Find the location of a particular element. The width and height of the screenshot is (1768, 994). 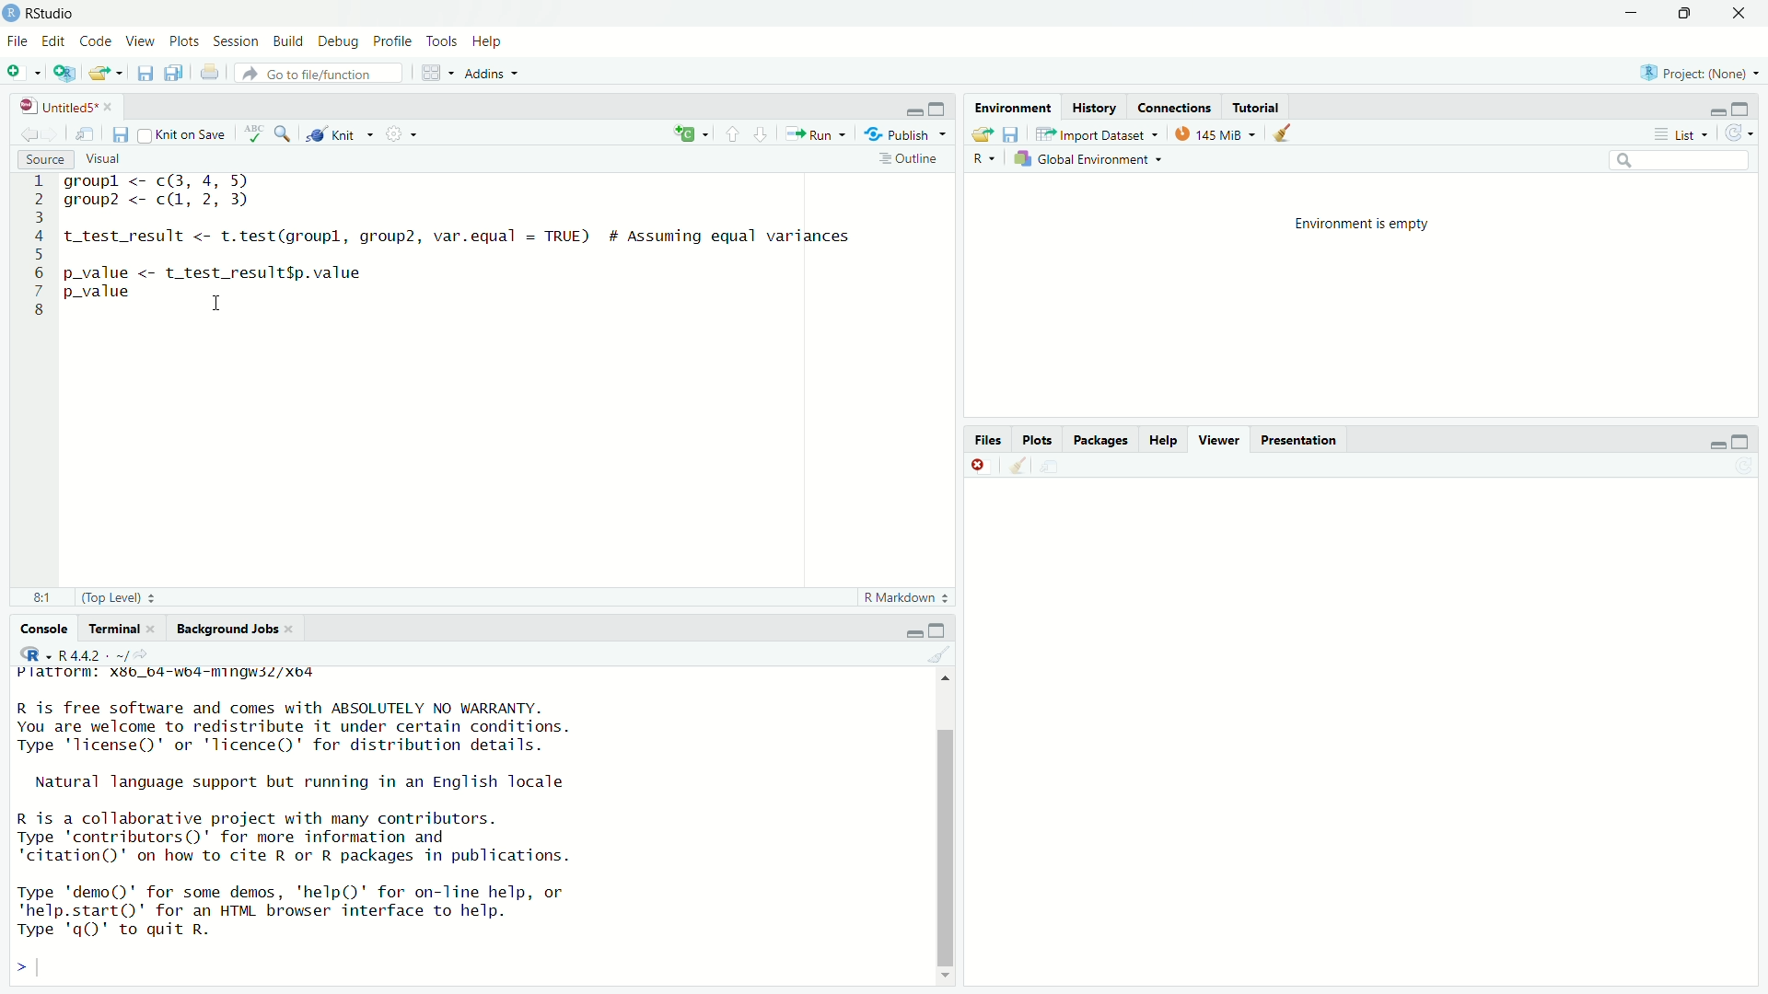

Viewer is located at coordinates (1217, 440).